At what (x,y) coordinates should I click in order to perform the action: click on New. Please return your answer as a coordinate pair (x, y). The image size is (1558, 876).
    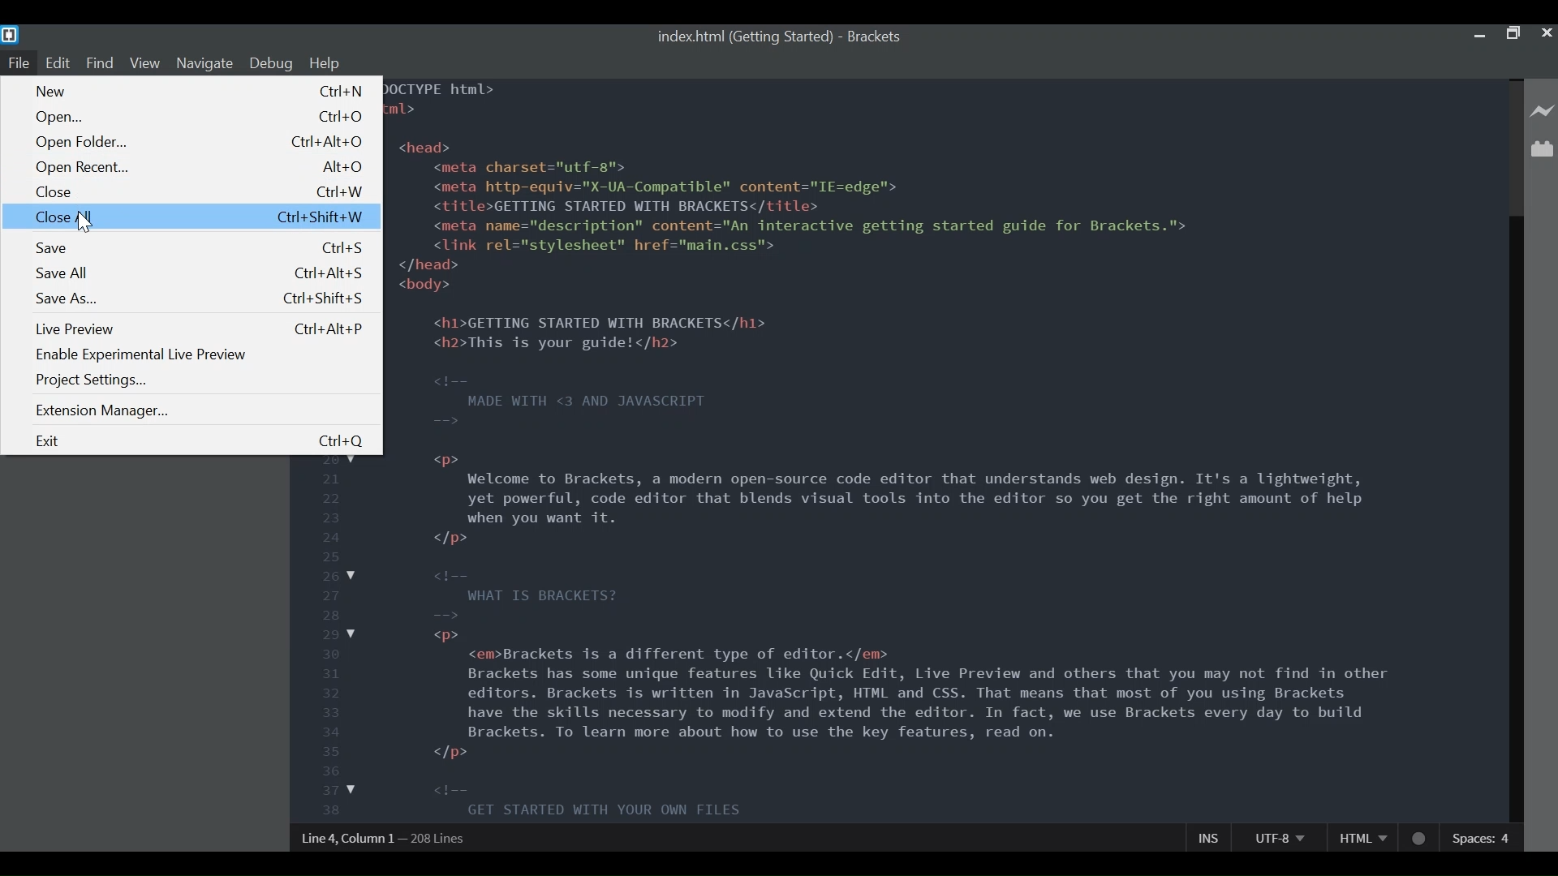
    Looking at the image, I should click on (200, 92).